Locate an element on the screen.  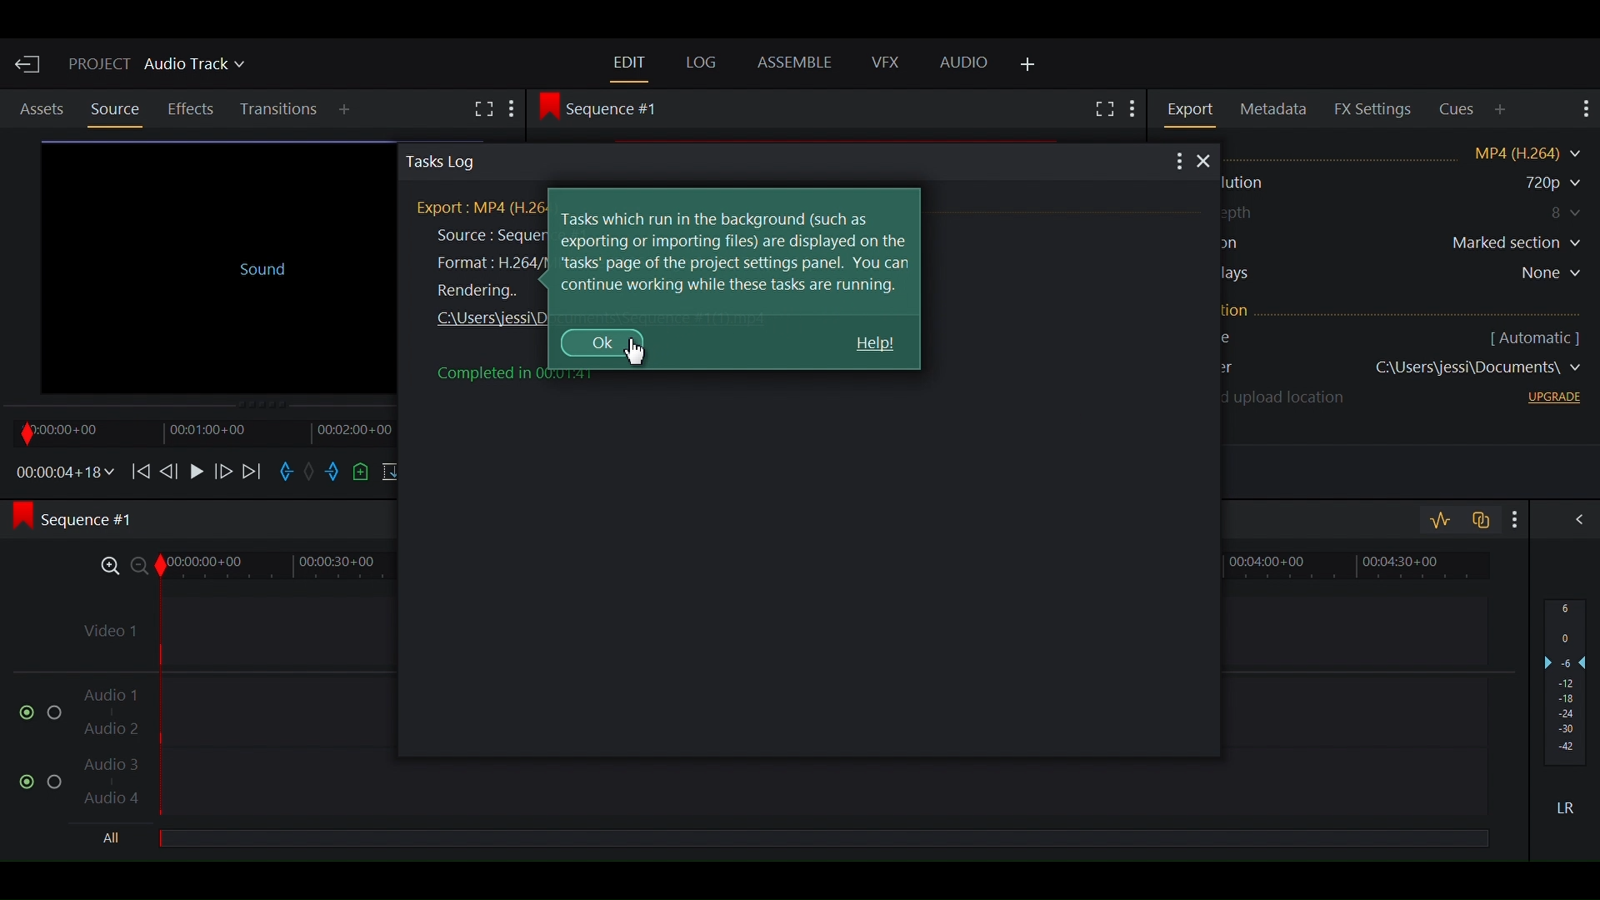
Toggle audio track sync is located at coordinates (1477, 518).